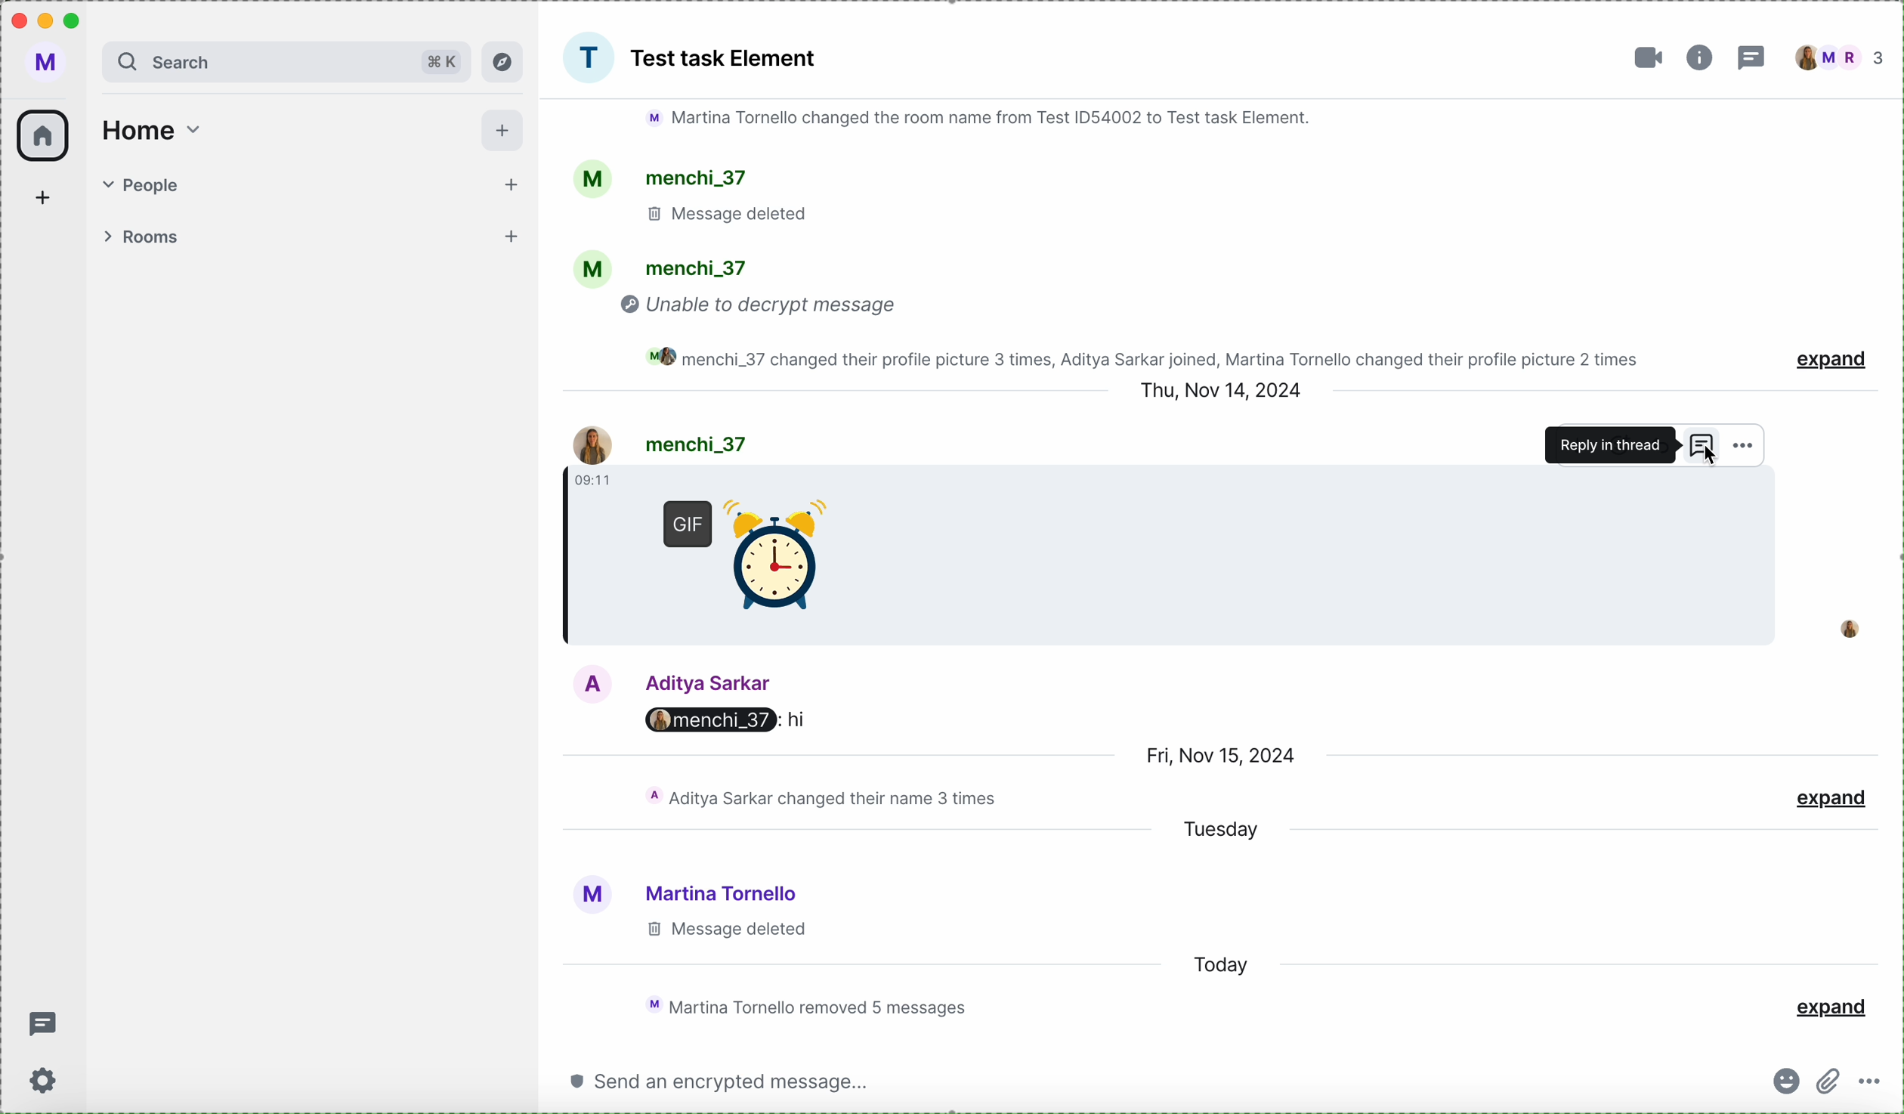 The height and width of the screenshot is (1114, 1904). Describe the element at coordinates (50, 64) in the screenshot. I see `user profile` at that location.